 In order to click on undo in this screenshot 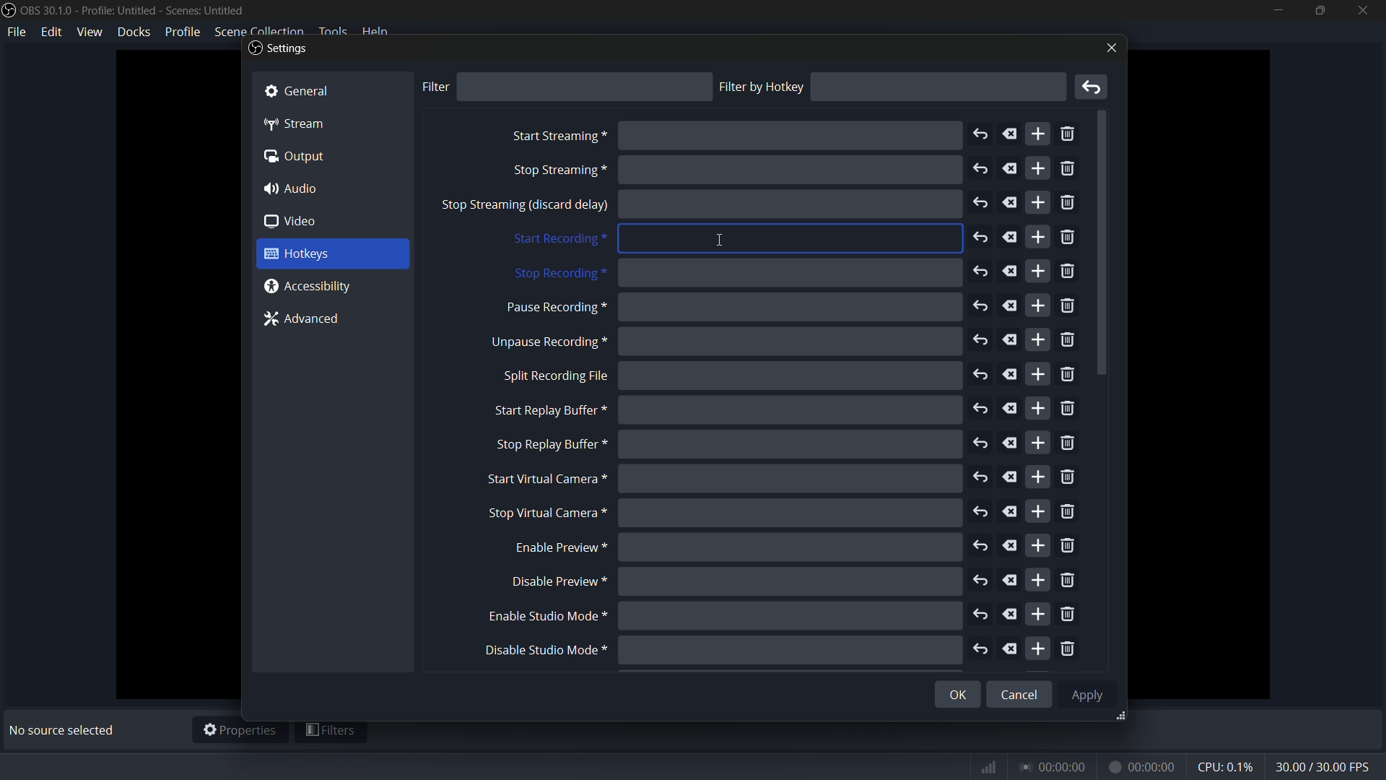, I will do `click(980, 578)`.